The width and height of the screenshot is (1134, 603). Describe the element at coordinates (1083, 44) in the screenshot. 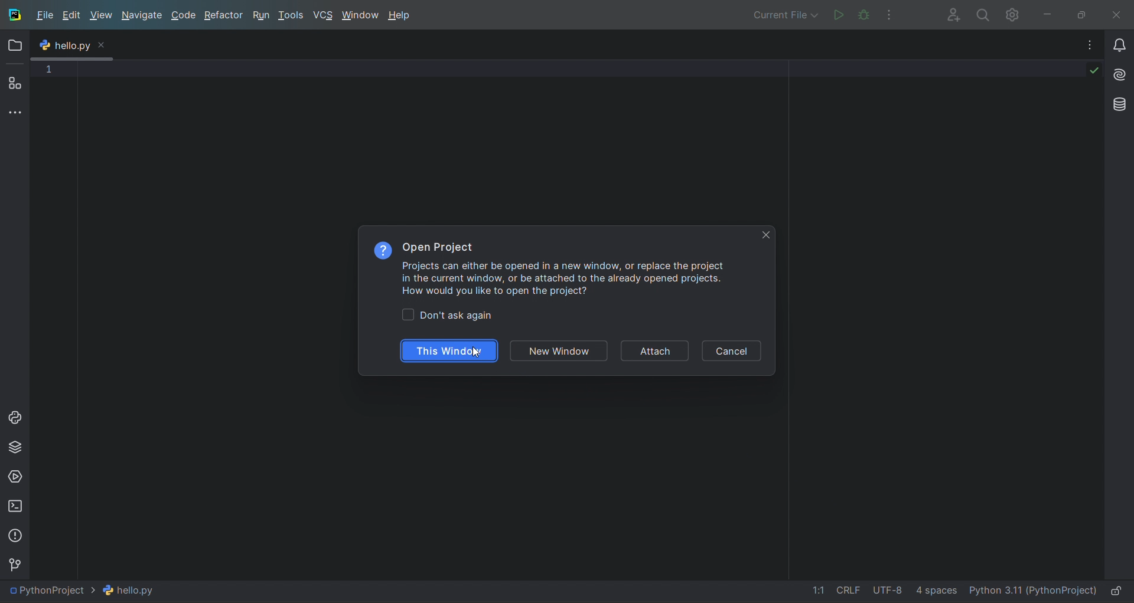

I see `options` at that location.